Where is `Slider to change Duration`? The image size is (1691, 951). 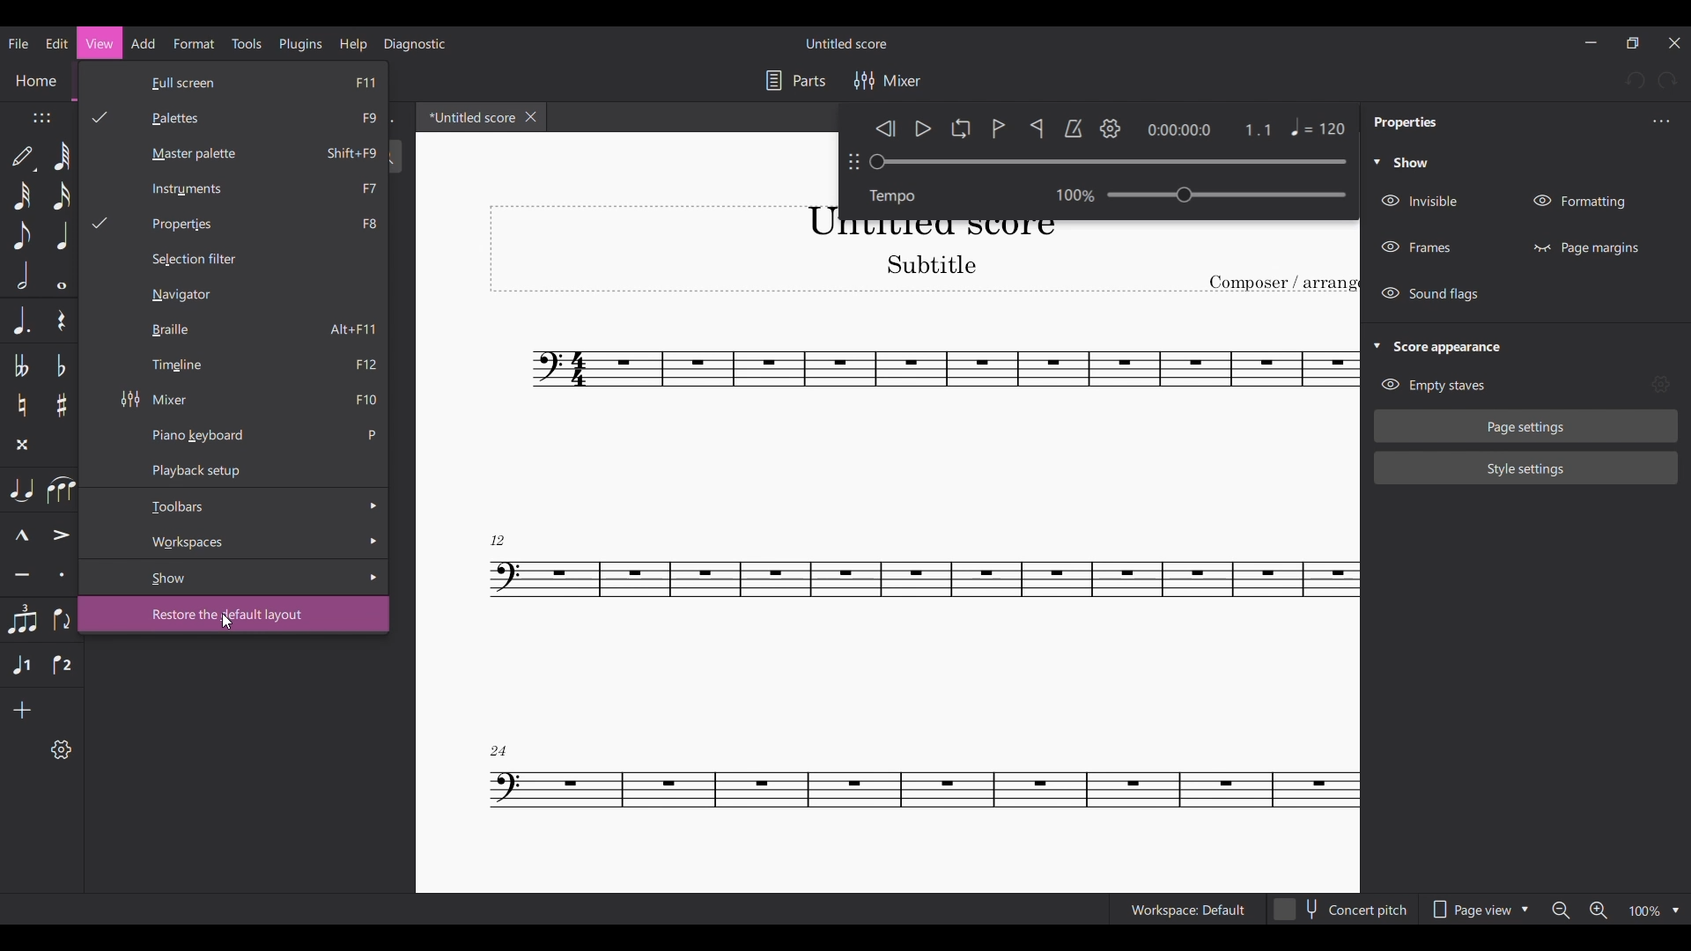 Slider to change Duration is located at coordinates (1107, 162).